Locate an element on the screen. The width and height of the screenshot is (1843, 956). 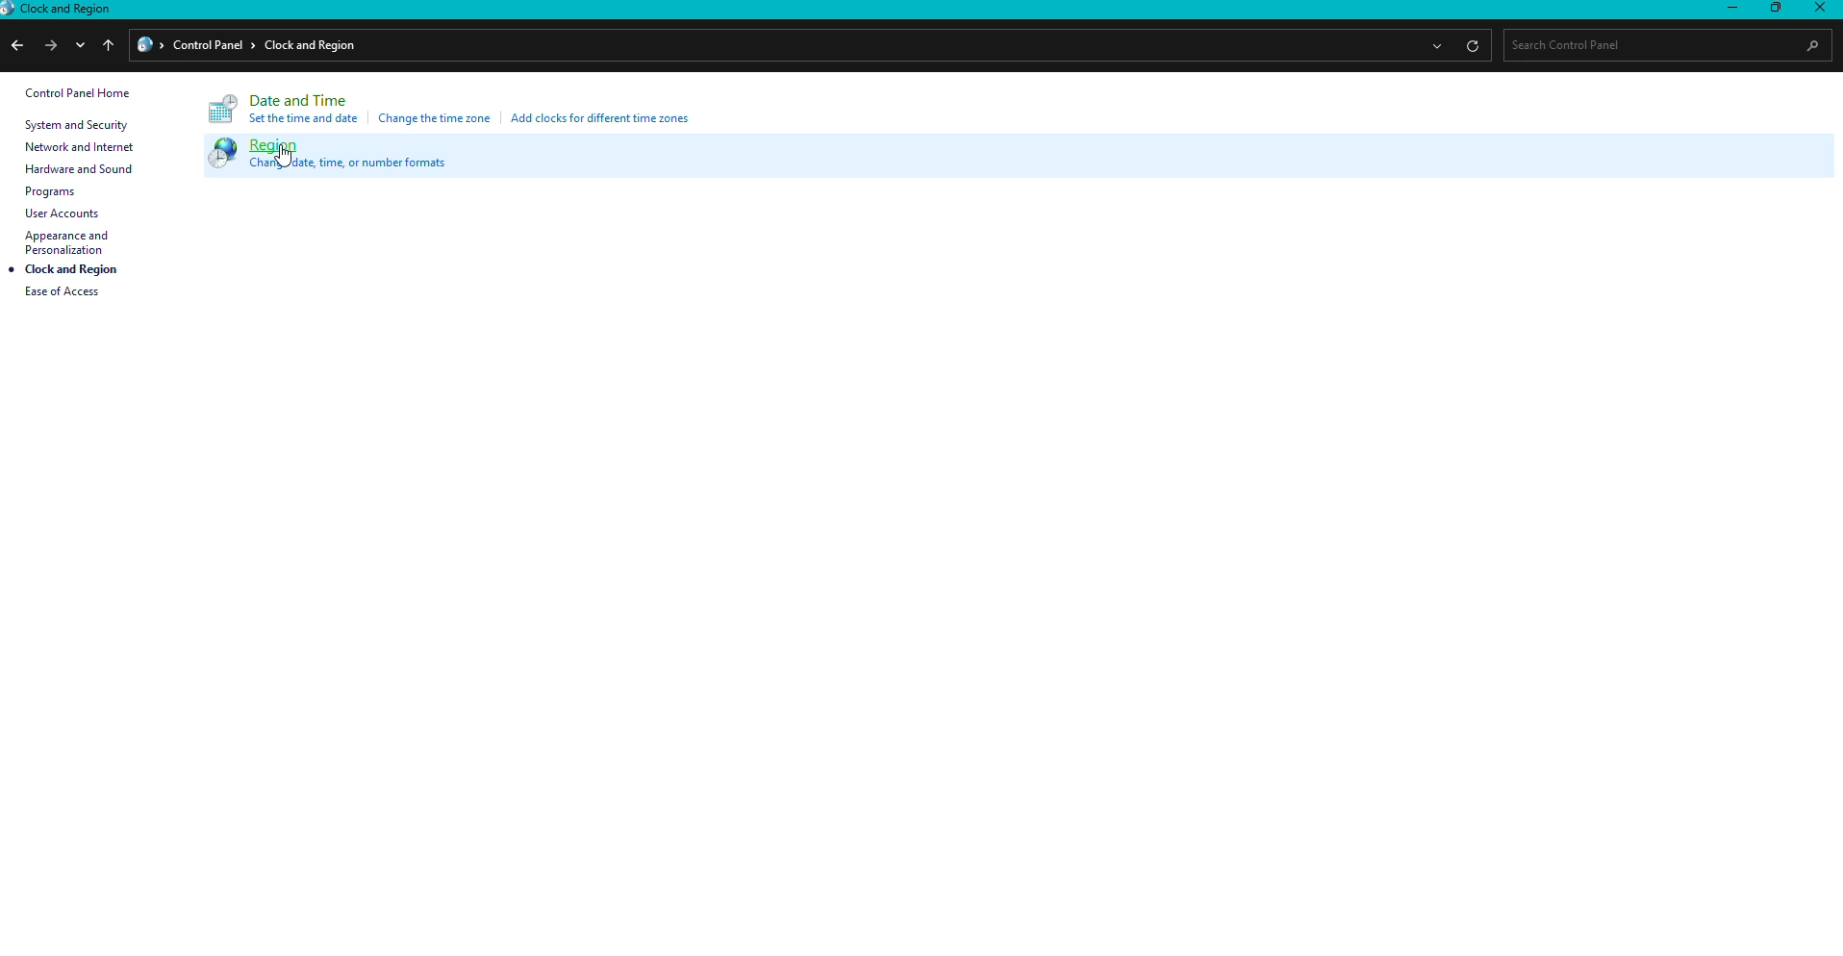
next is located at coordinates (49, 43).